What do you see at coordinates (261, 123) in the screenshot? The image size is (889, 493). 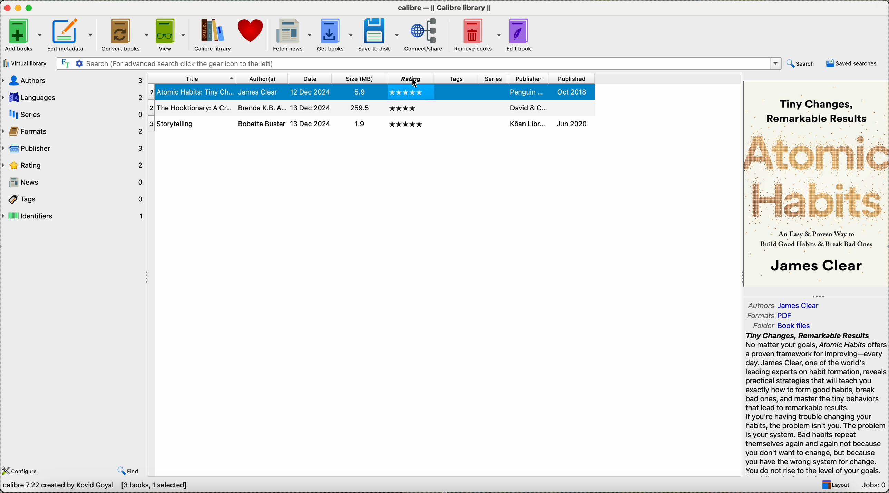 I see `bobette buster` at bounding box center [261, 123].